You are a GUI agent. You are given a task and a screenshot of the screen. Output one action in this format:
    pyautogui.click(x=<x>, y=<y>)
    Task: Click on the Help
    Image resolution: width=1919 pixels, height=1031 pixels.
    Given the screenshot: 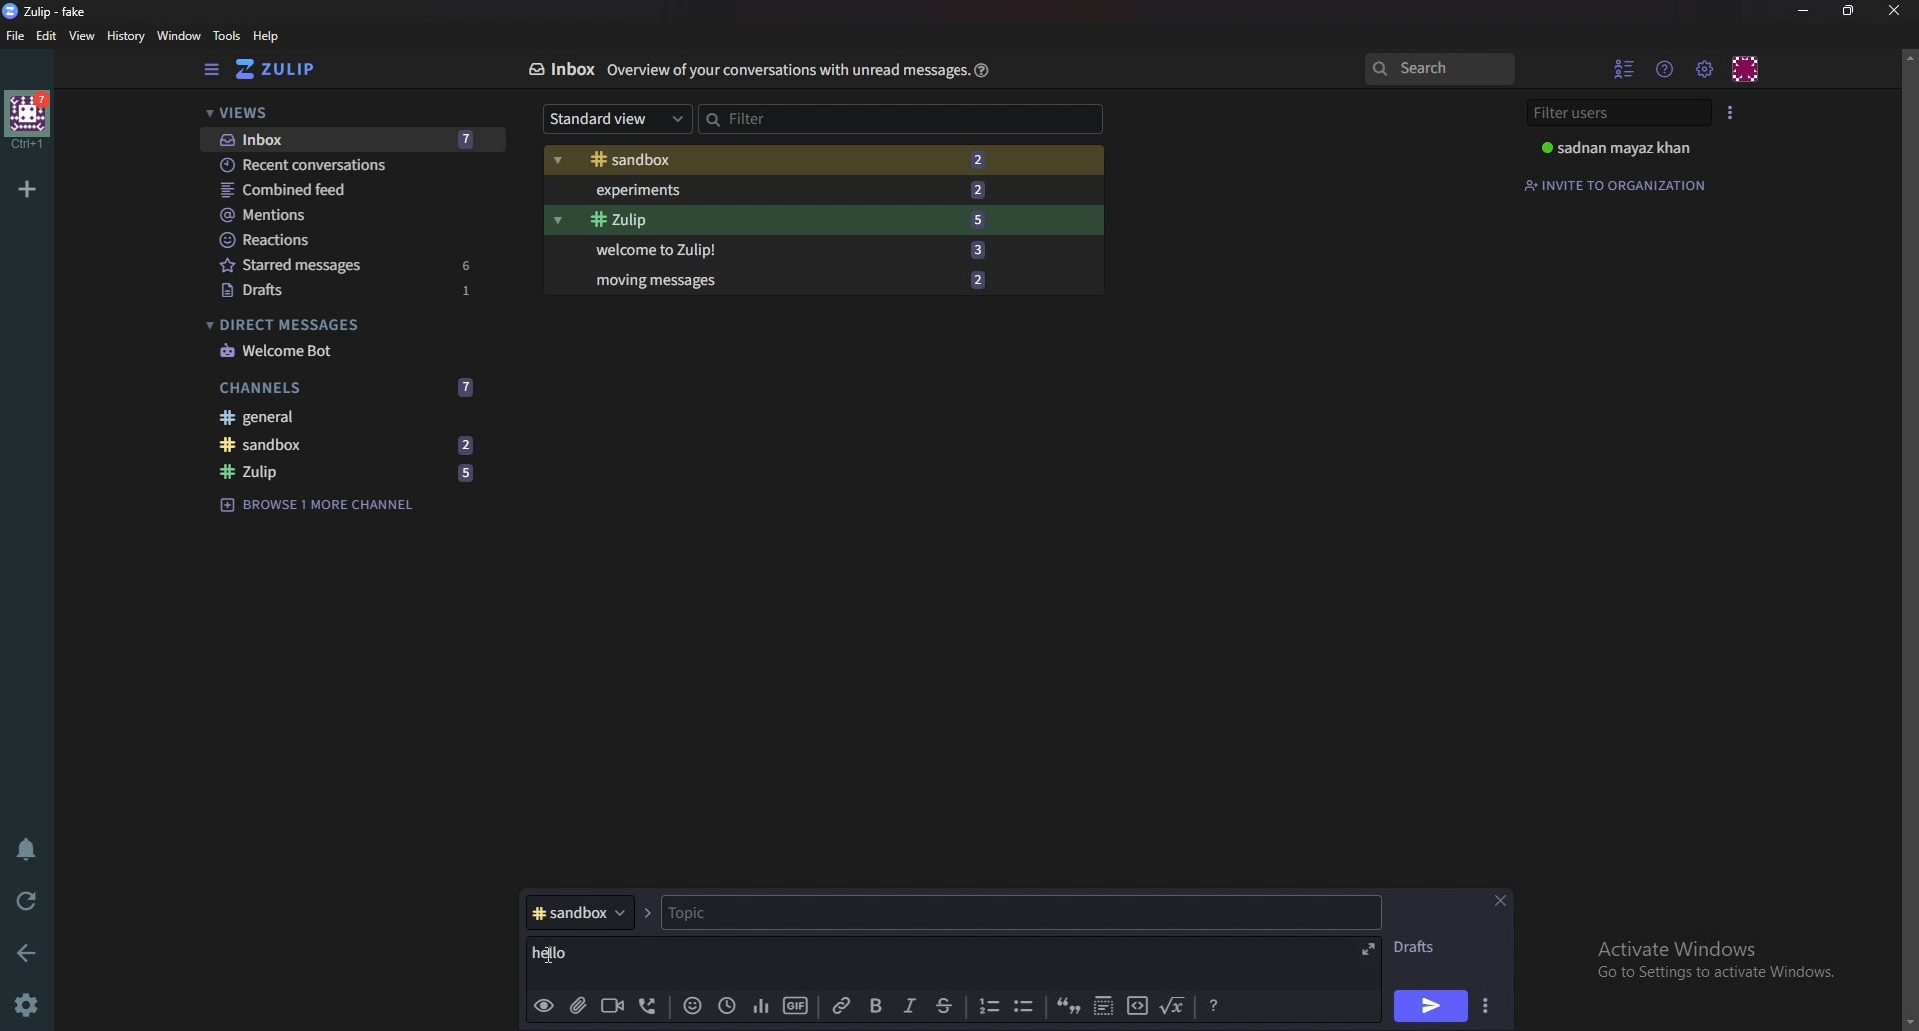 What is the action you would take?
    pyautogui.click(x=984, y=69)
    